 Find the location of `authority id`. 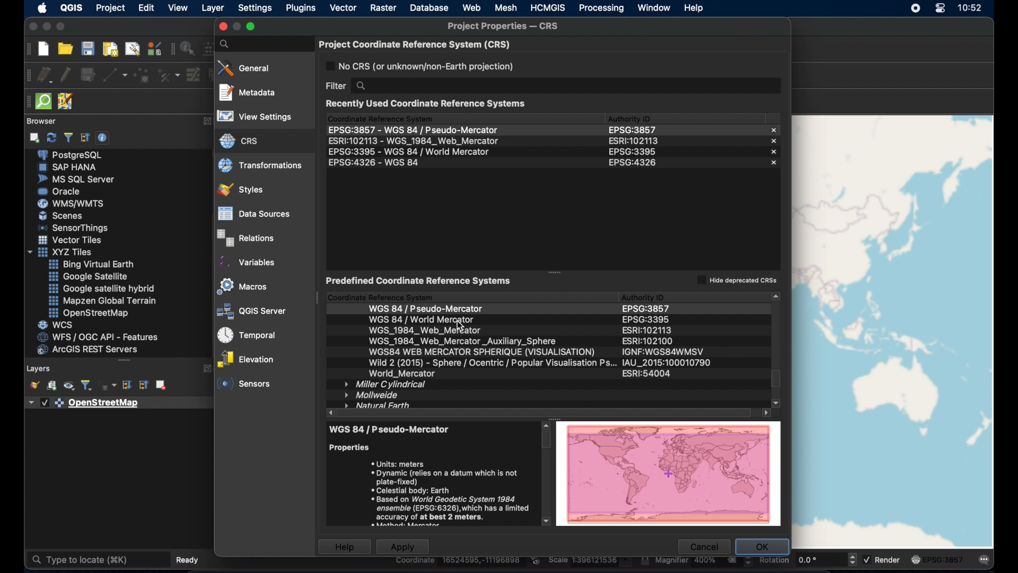

authority id is located at coordinates (650, 341).